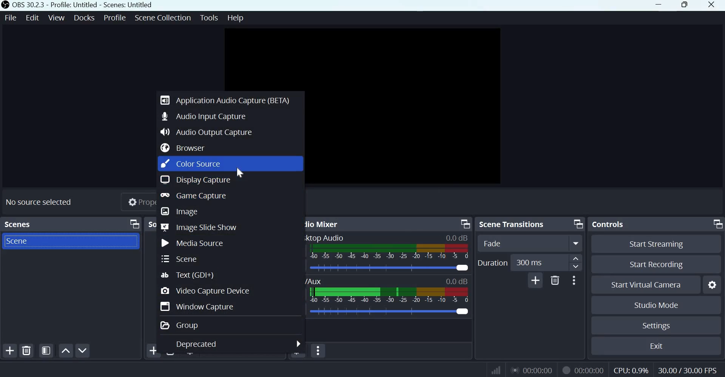 Image resolution: width=725 pixels, height=377 pixels. I want to click on Deprecated, so click(197, 345).